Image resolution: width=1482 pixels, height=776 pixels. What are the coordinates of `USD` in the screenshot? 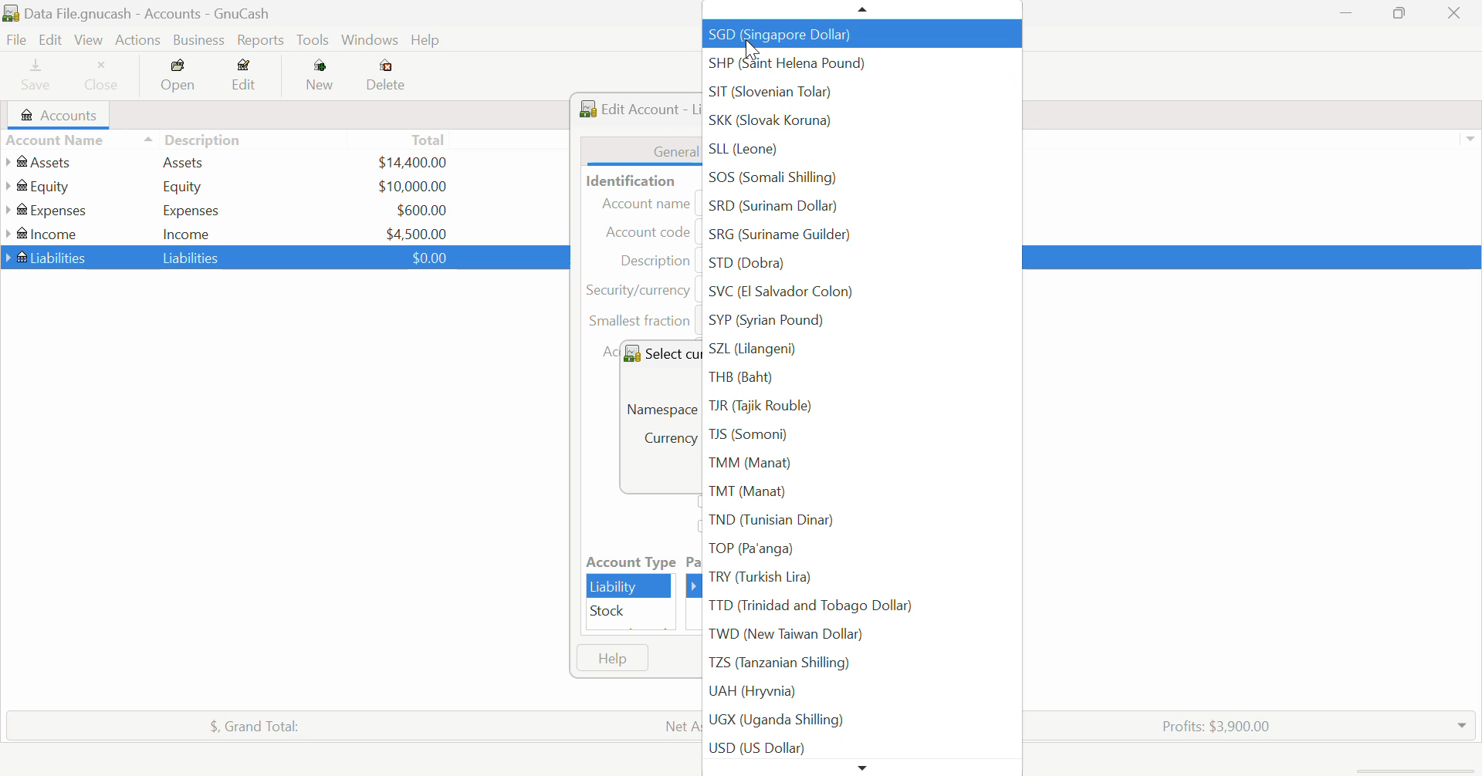 It's located at (412, 186).